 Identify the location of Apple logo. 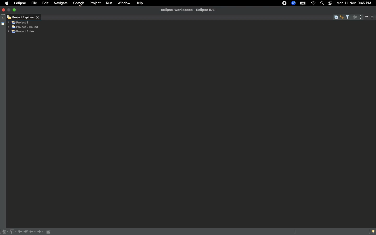
(7, 3).